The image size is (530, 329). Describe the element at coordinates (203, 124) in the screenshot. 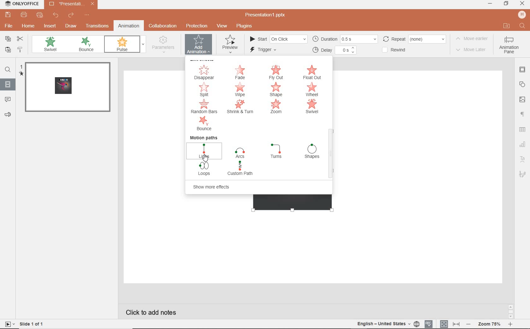

I see `bounce` at that location.